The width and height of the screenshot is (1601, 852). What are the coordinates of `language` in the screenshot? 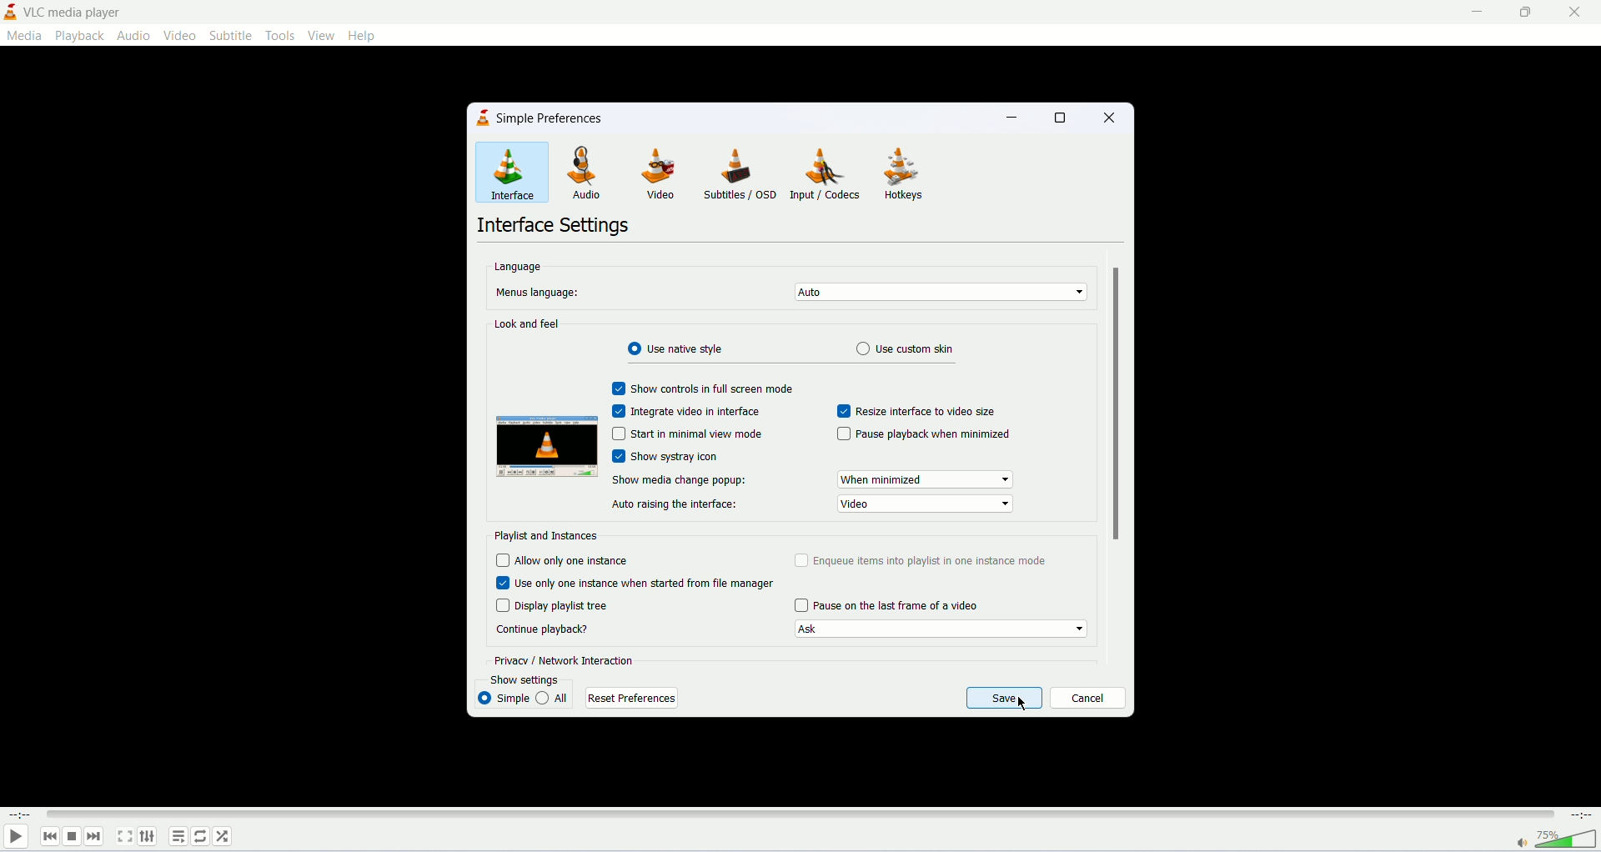 It's located at (519, 267).